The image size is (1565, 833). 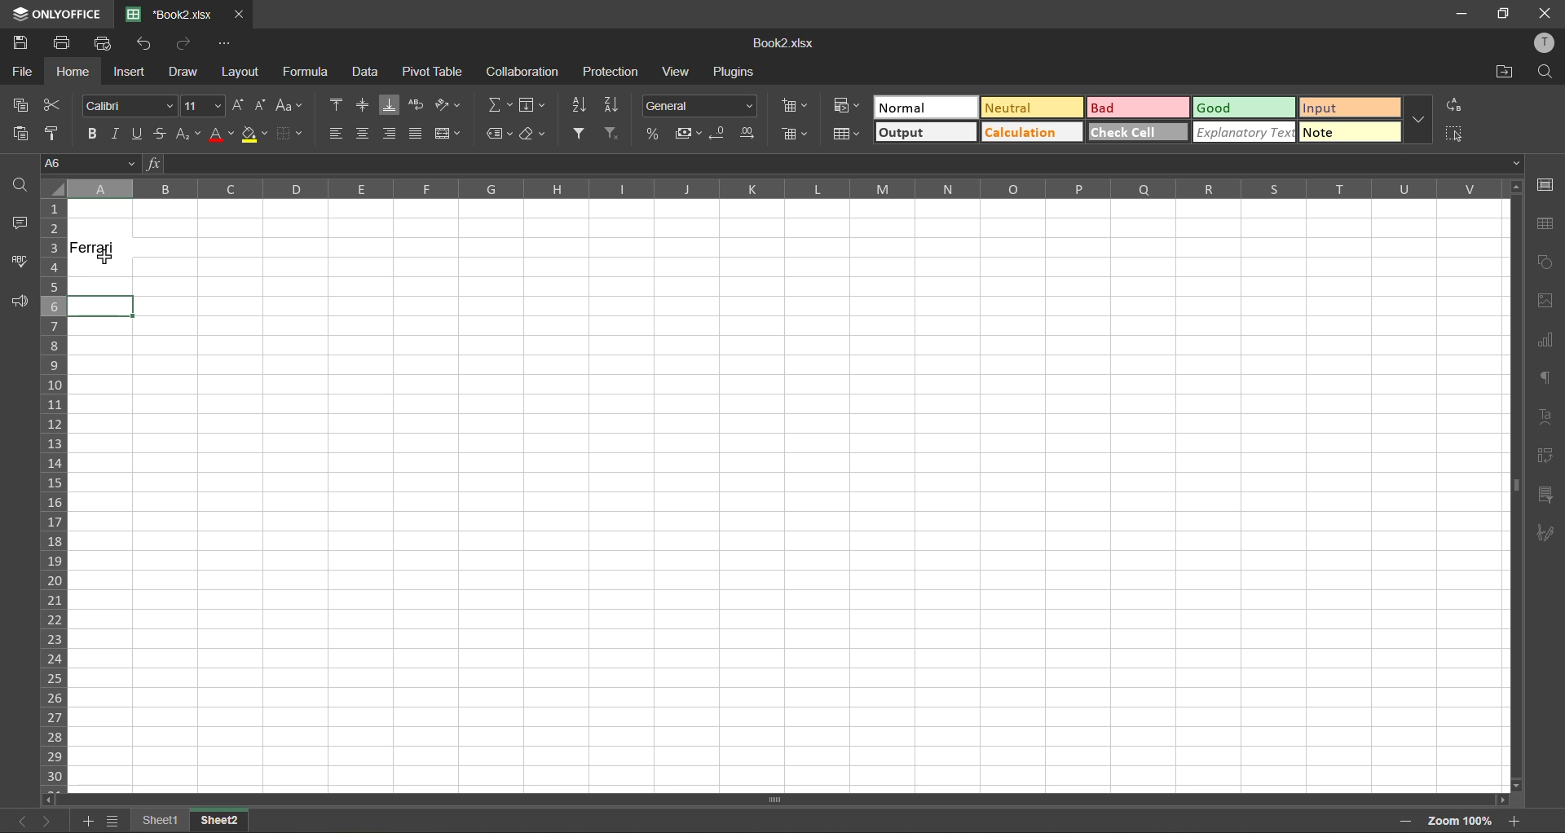 What do you see at coordinates (1545, 12) in the screenshot?
I see `close` at bounding box center [1545, 12].